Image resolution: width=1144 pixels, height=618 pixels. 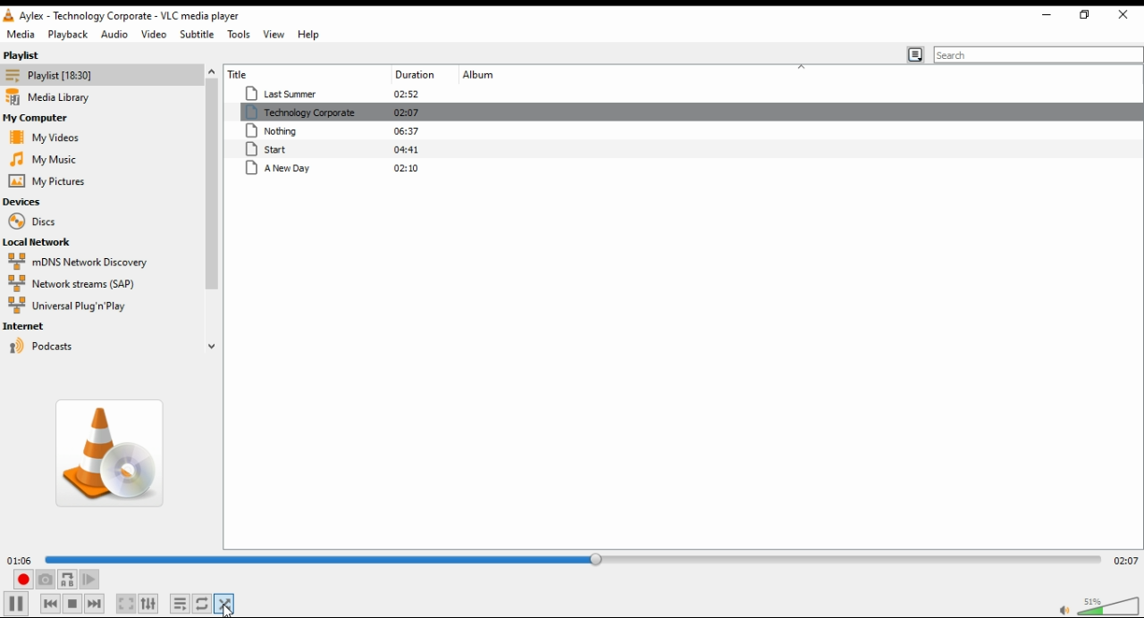 What do you see at coordinates (38, 243) in the screenshot?
I see `local network` at bounding box center [38, 243].